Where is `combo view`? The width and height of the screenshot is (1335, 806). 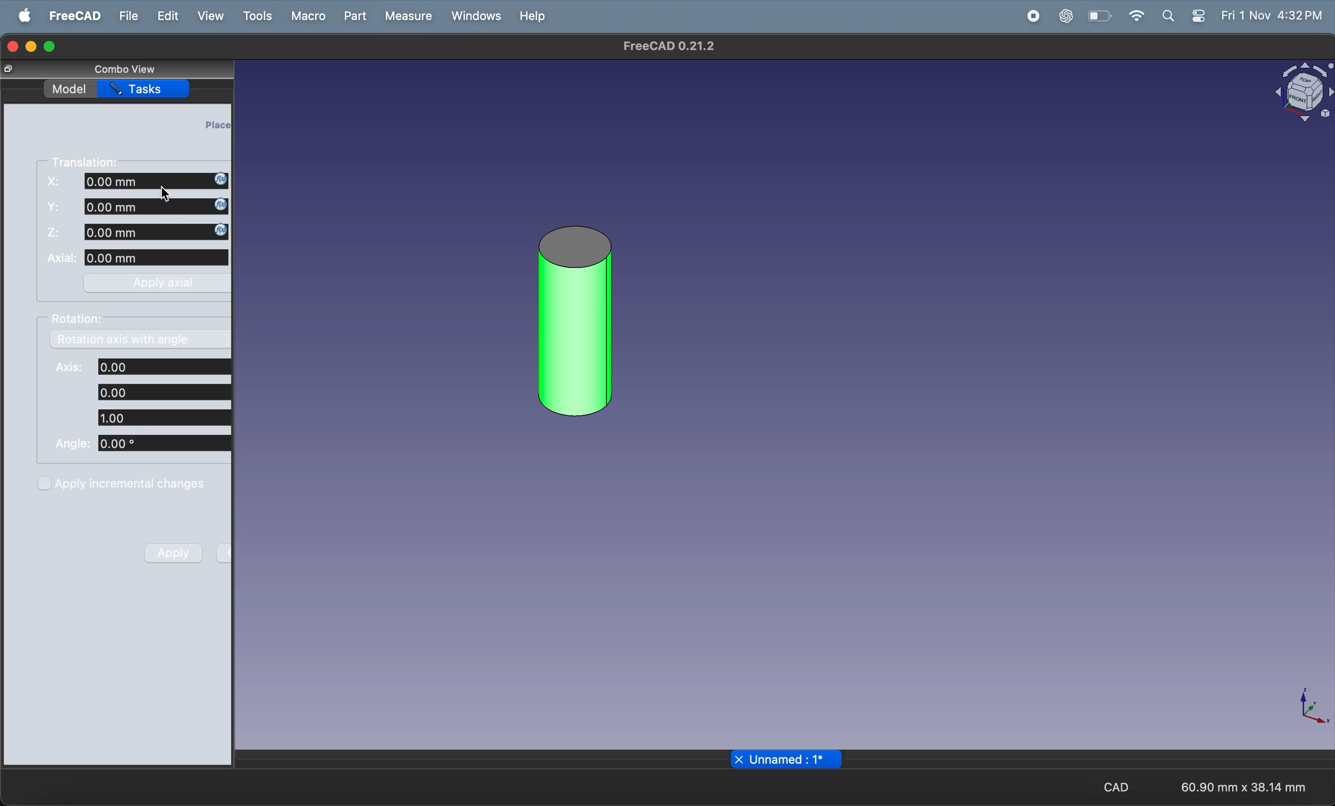 combo view is located at coordinates (126, 70).